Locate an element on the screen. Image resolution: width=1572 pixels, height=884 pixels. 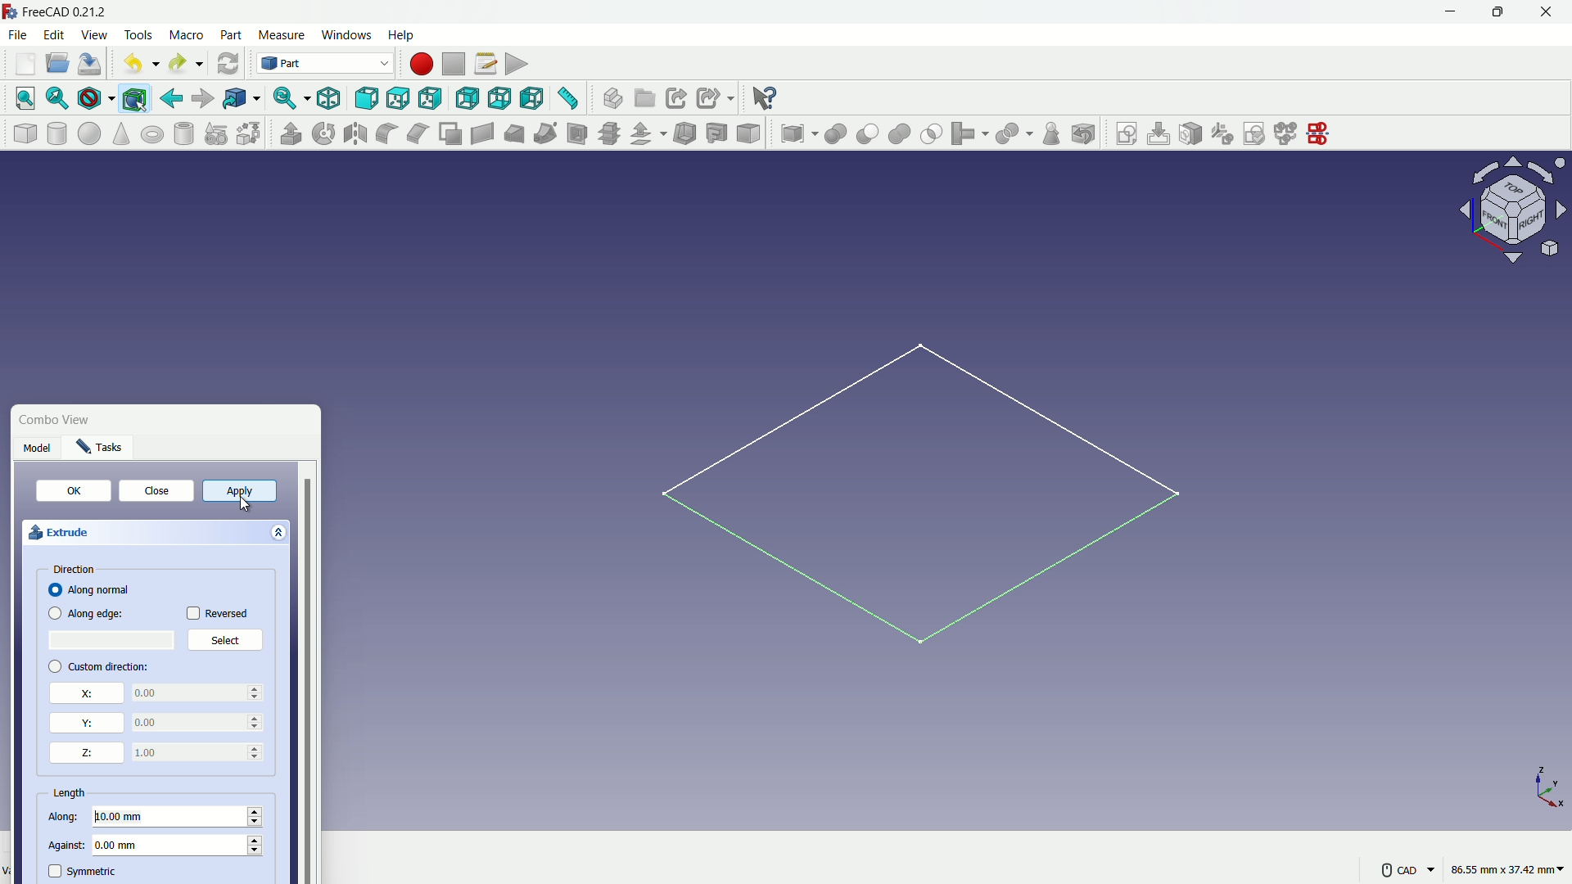
rotate direction is located at coordinates (1517, 209).